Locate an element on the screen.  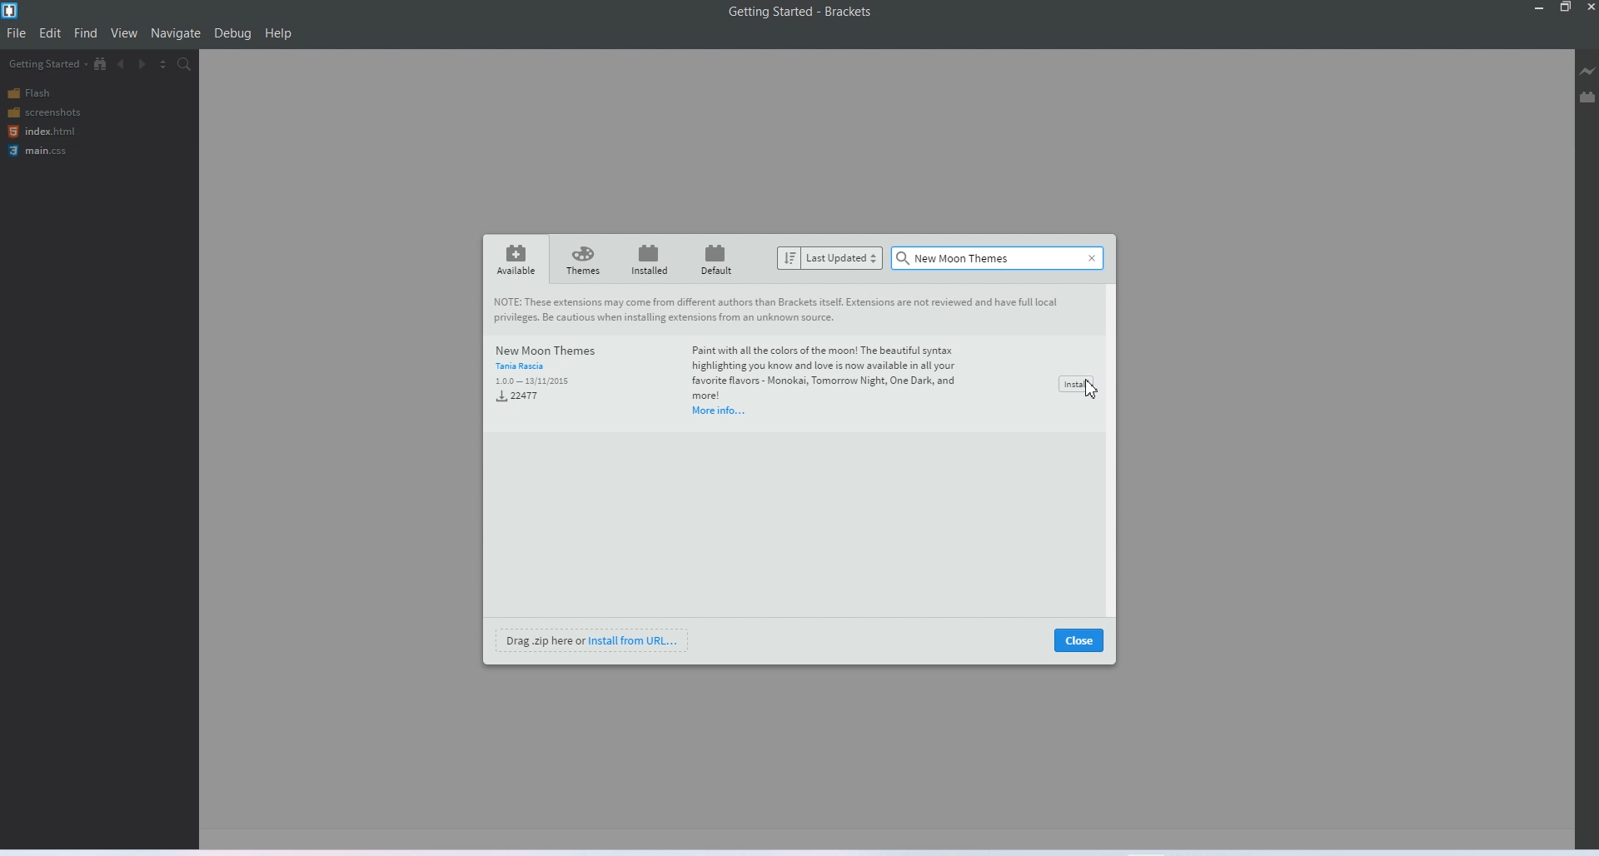
Default is located at coordinates (716, 259).